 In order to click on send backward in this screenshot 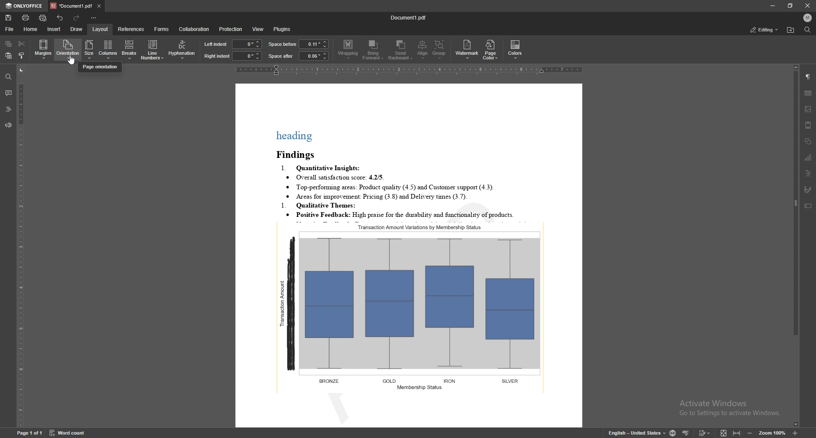, I will do `click(401, 49)`.